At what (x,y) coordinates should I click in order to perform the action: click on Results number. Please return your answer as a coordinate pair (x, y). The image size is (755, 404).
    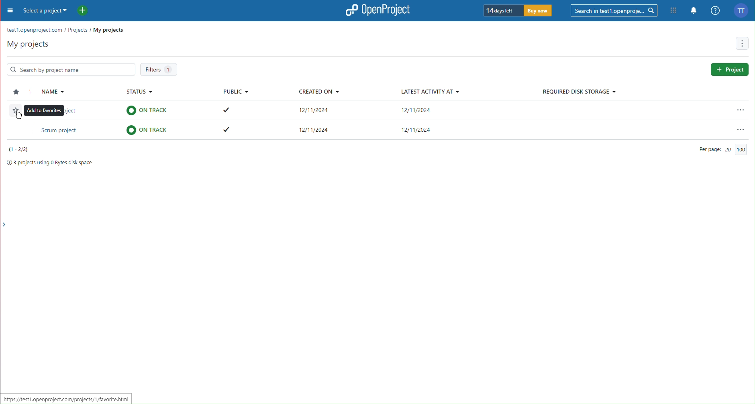
    Looking at the image, I should click on (20, 149).